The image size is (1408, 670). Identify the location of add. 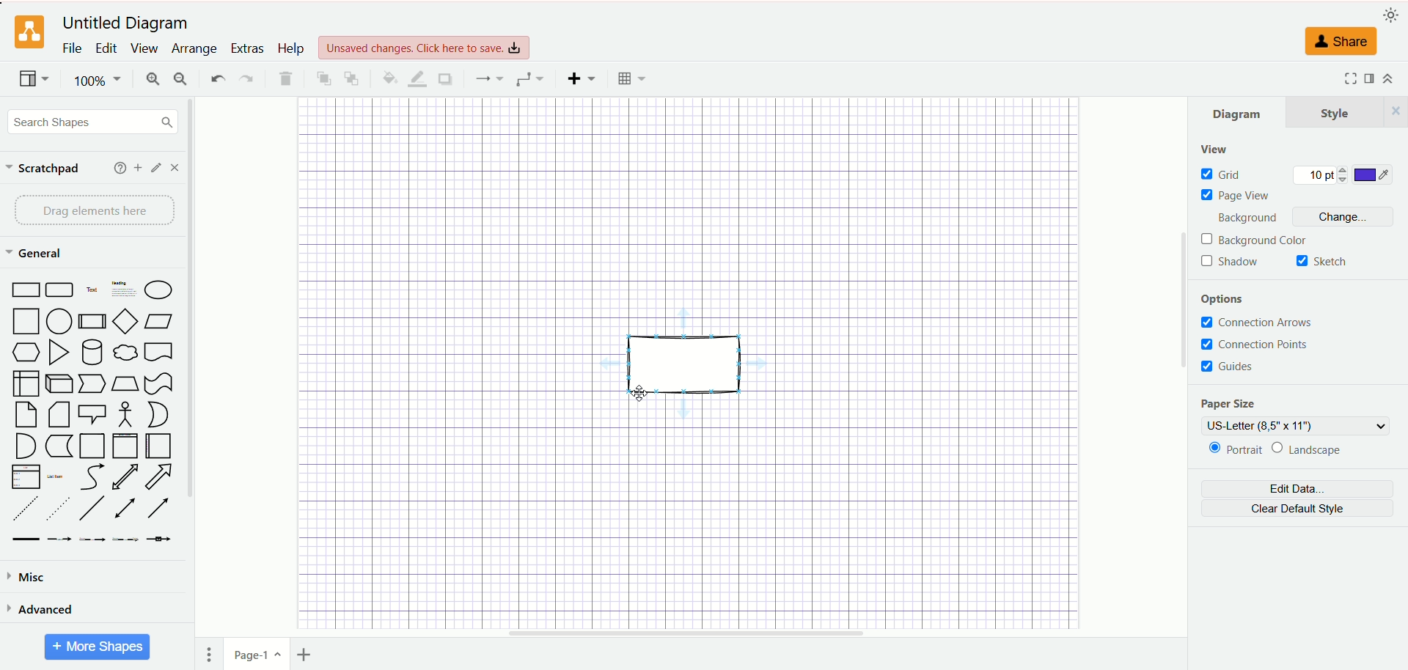
(136, 167).